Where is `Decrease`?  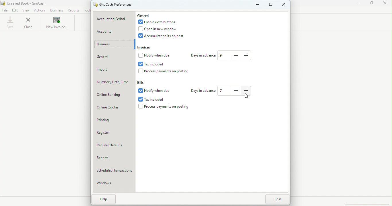 Decrease is located at coordinates (237, 92).